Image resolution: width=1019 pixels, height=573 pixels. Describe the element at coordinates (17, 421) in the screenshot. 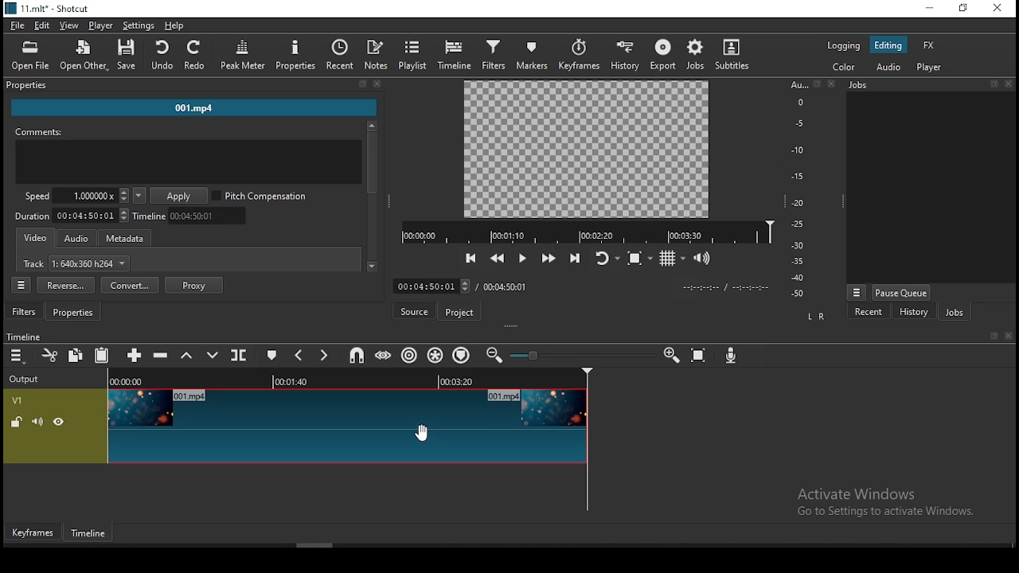

I see `(un)lock` at that location.